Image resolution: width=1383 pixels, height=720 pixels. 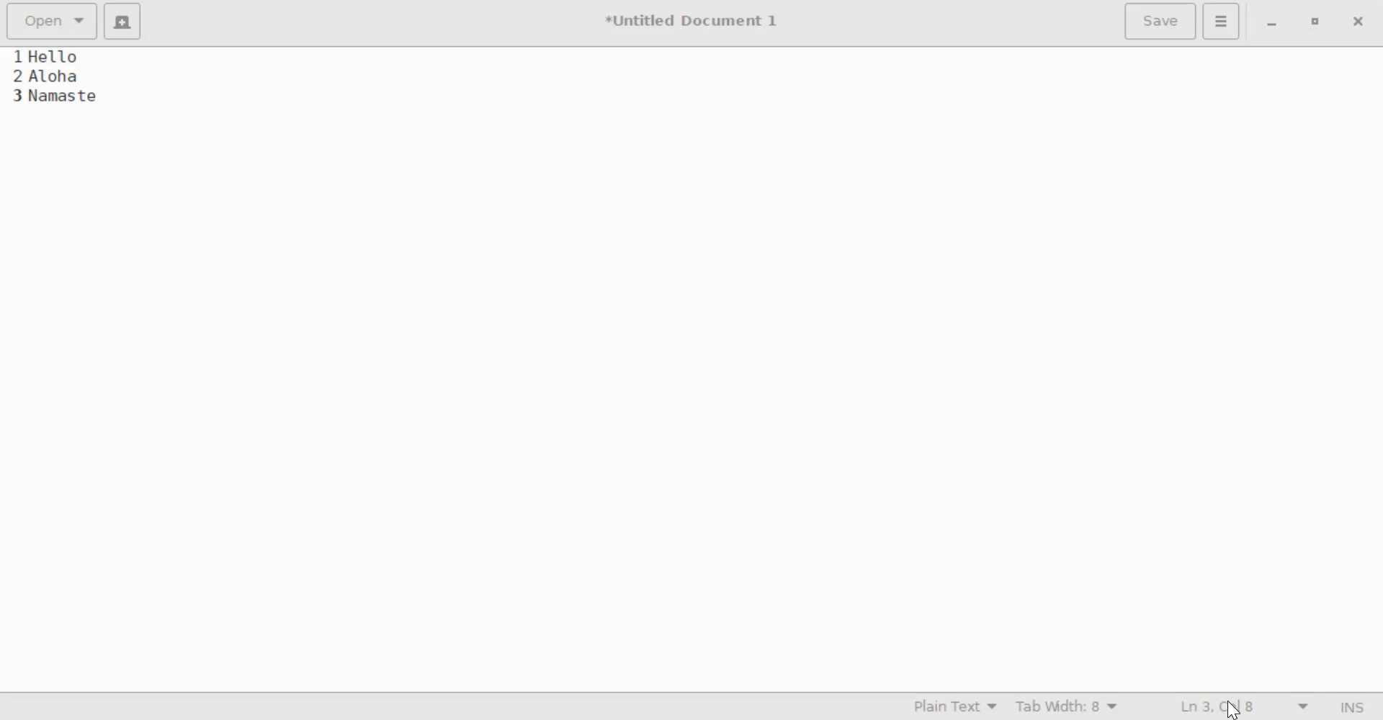 What do you see at coordinates (701, 231) in the screenshot?
I see `Hello Aloha Namaste` at bounding box center [701, 231].